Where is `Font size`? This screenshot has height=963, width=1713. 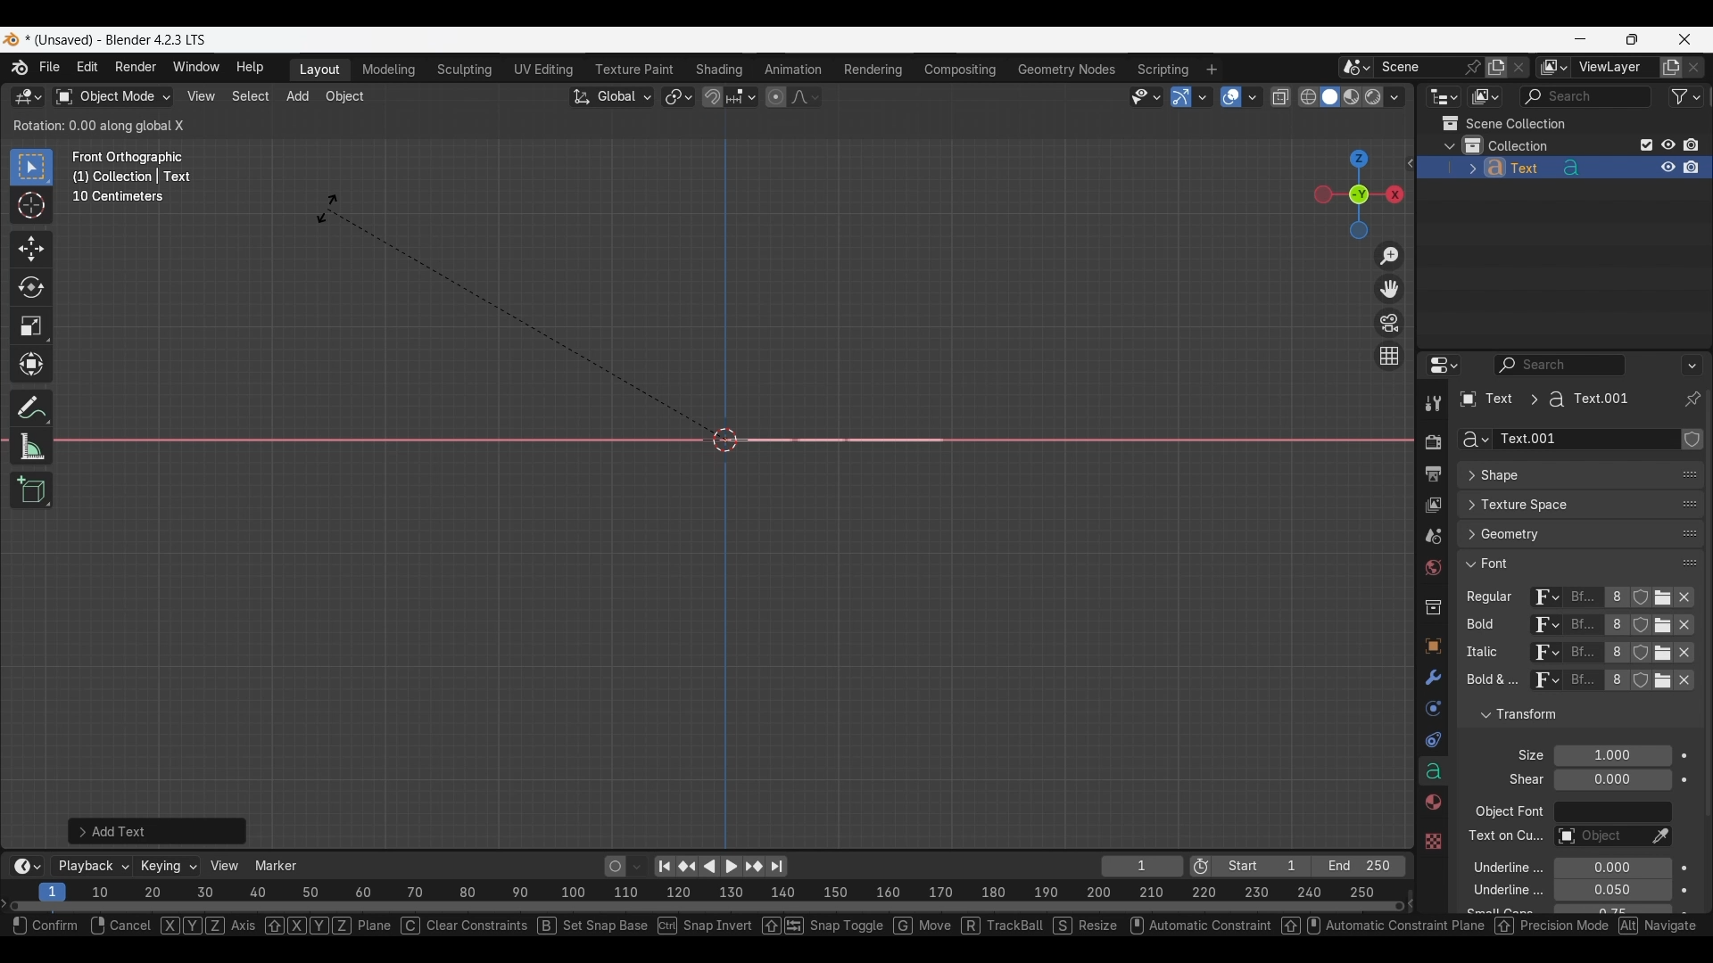 Font size is located at coordinates (1614, 756).